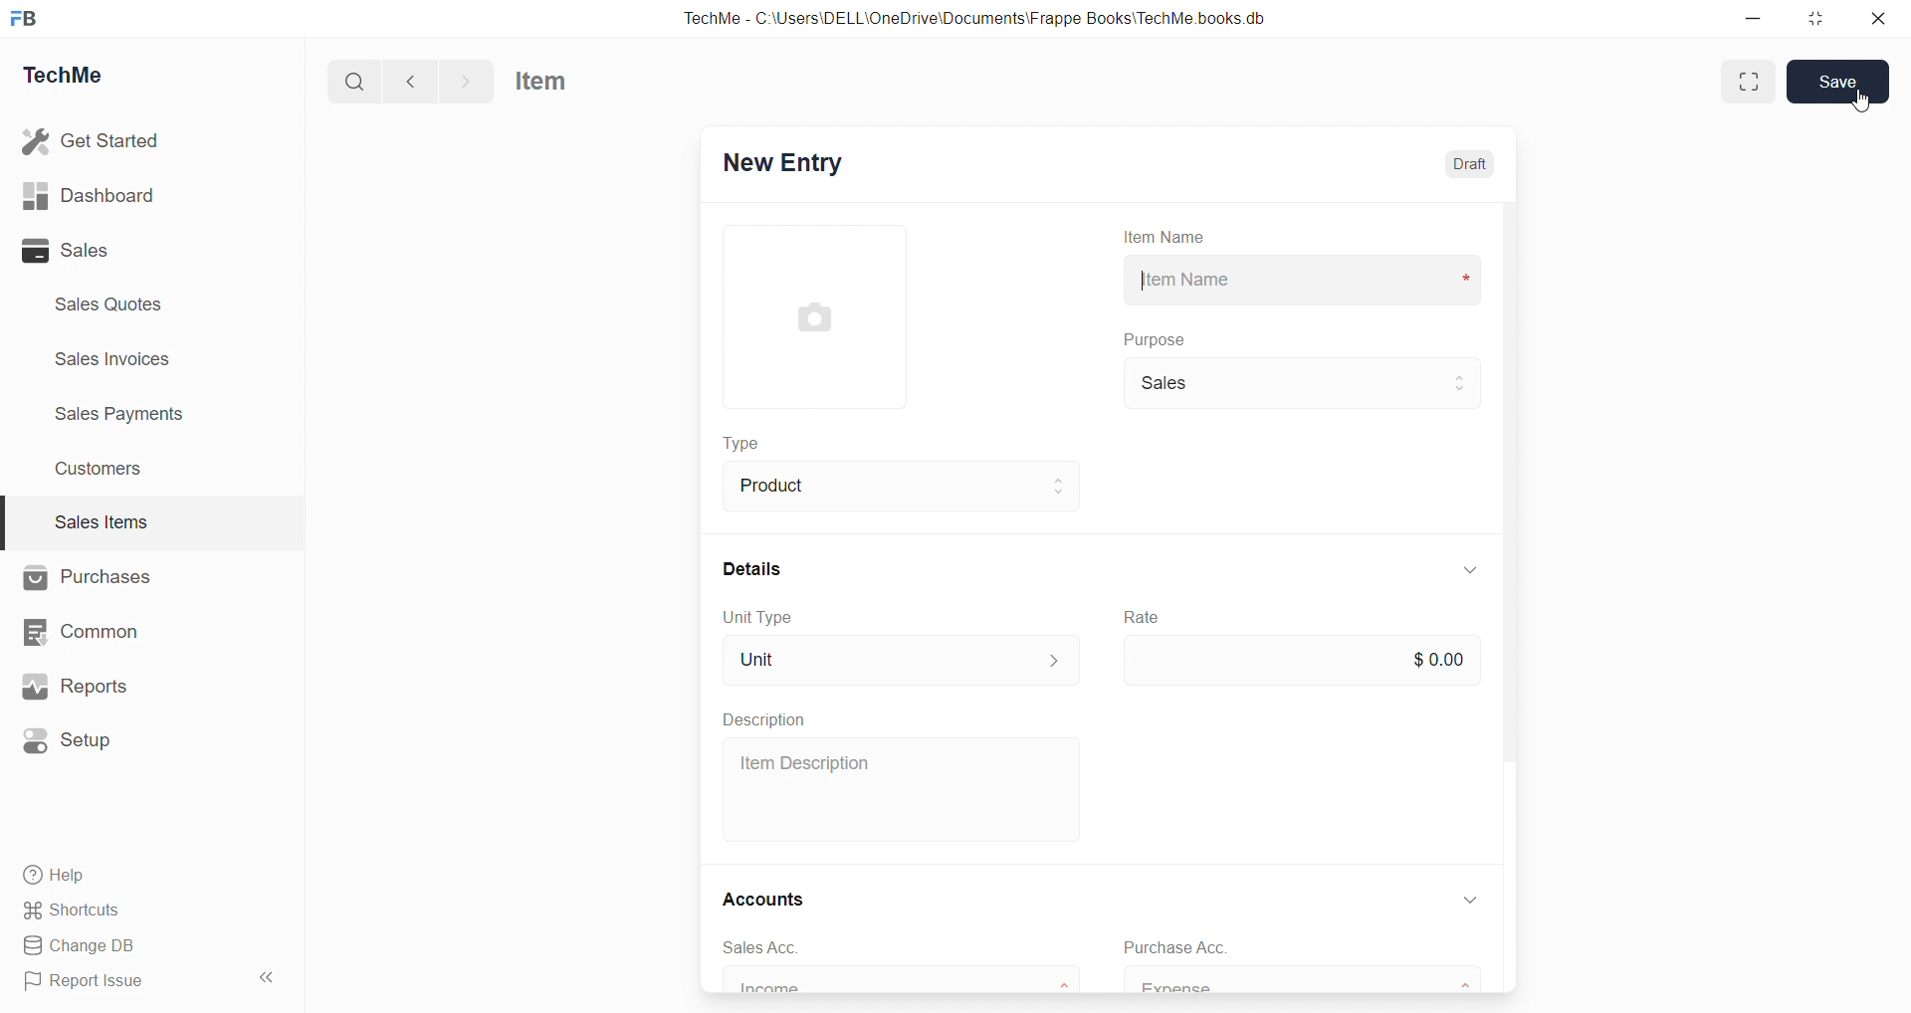 The height and width of the screenshot is (1013, 1911). What do you see at coordinates (976, 18) in the screenshot?
I see `TechMe - C:\Users\DELL\OneDrive\Documents\Frappe Books\TechMe books.db` at bounding box center [976, 18].